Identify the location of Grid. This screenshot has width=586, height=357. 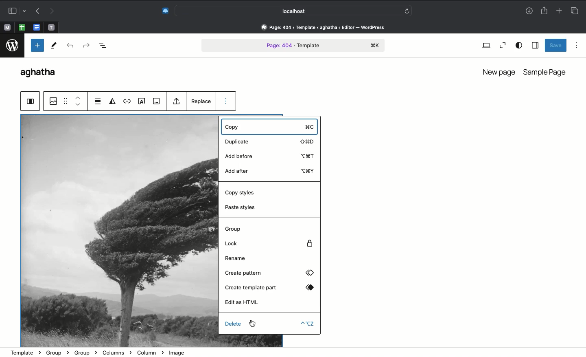
(66, 101).